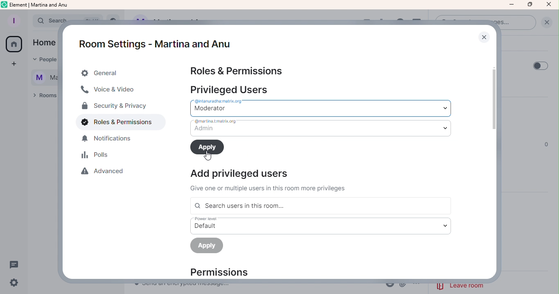  What do you see at coordinates (106, 173) in the screenshot?
I see `Advanced` at bounding box center [106, 173].